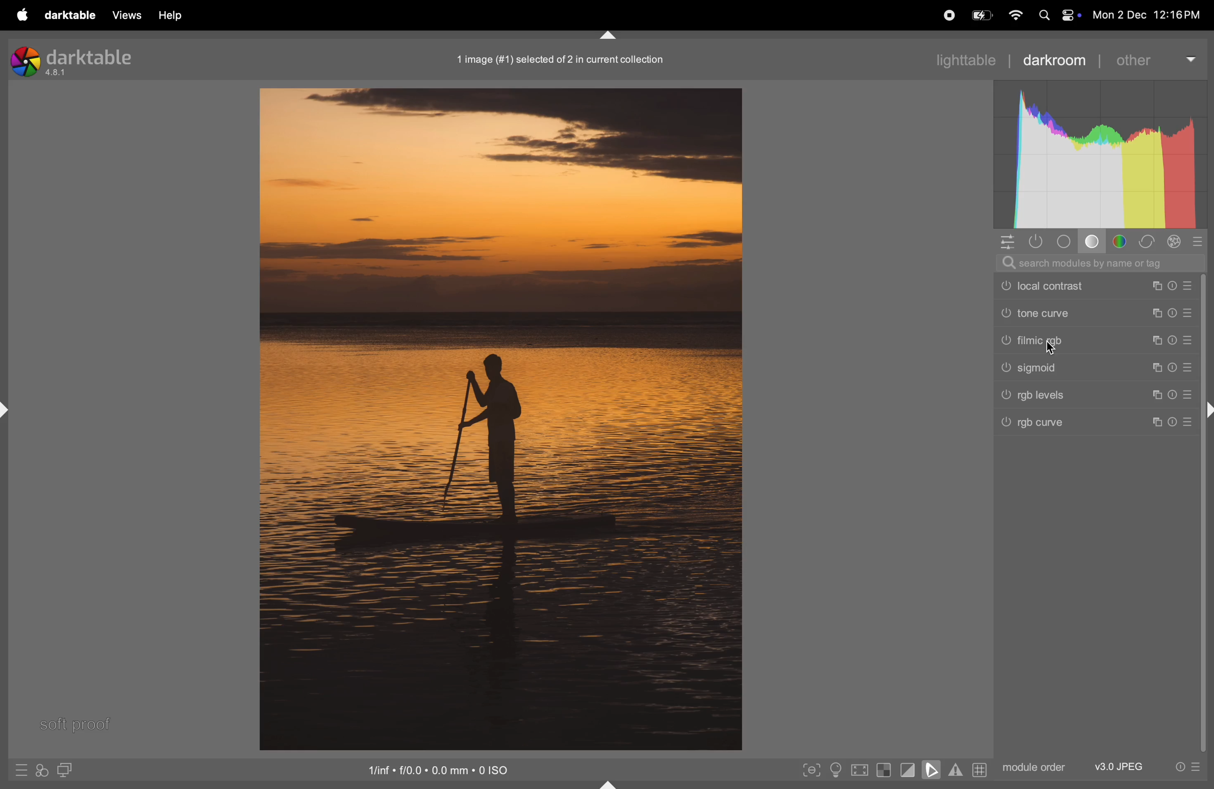 The height and width of the screenshot is (789, 1214). What do you see at coordinates (84, 59) in the screenshot?
I see `darktable version` at bounding box center [84, 59].